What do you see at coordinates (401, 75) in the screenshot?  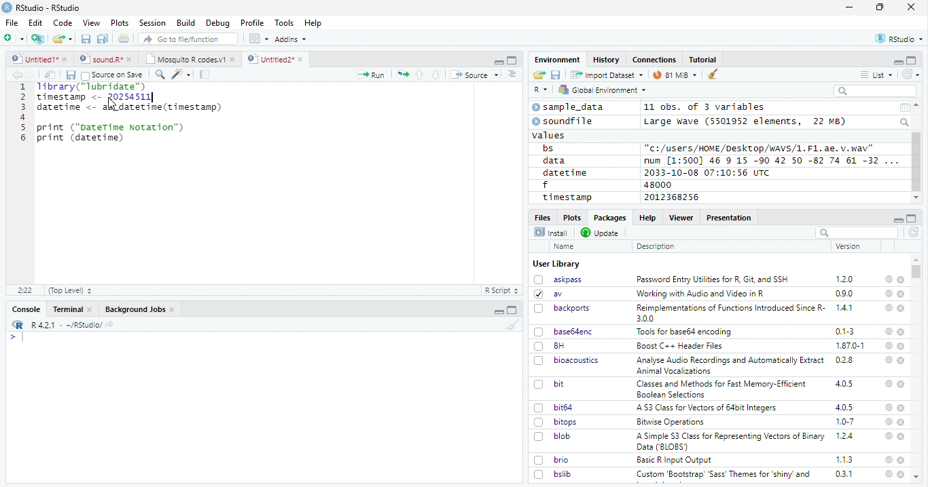 I see `Re-run the previous code region` at bounding box center [401, 75].